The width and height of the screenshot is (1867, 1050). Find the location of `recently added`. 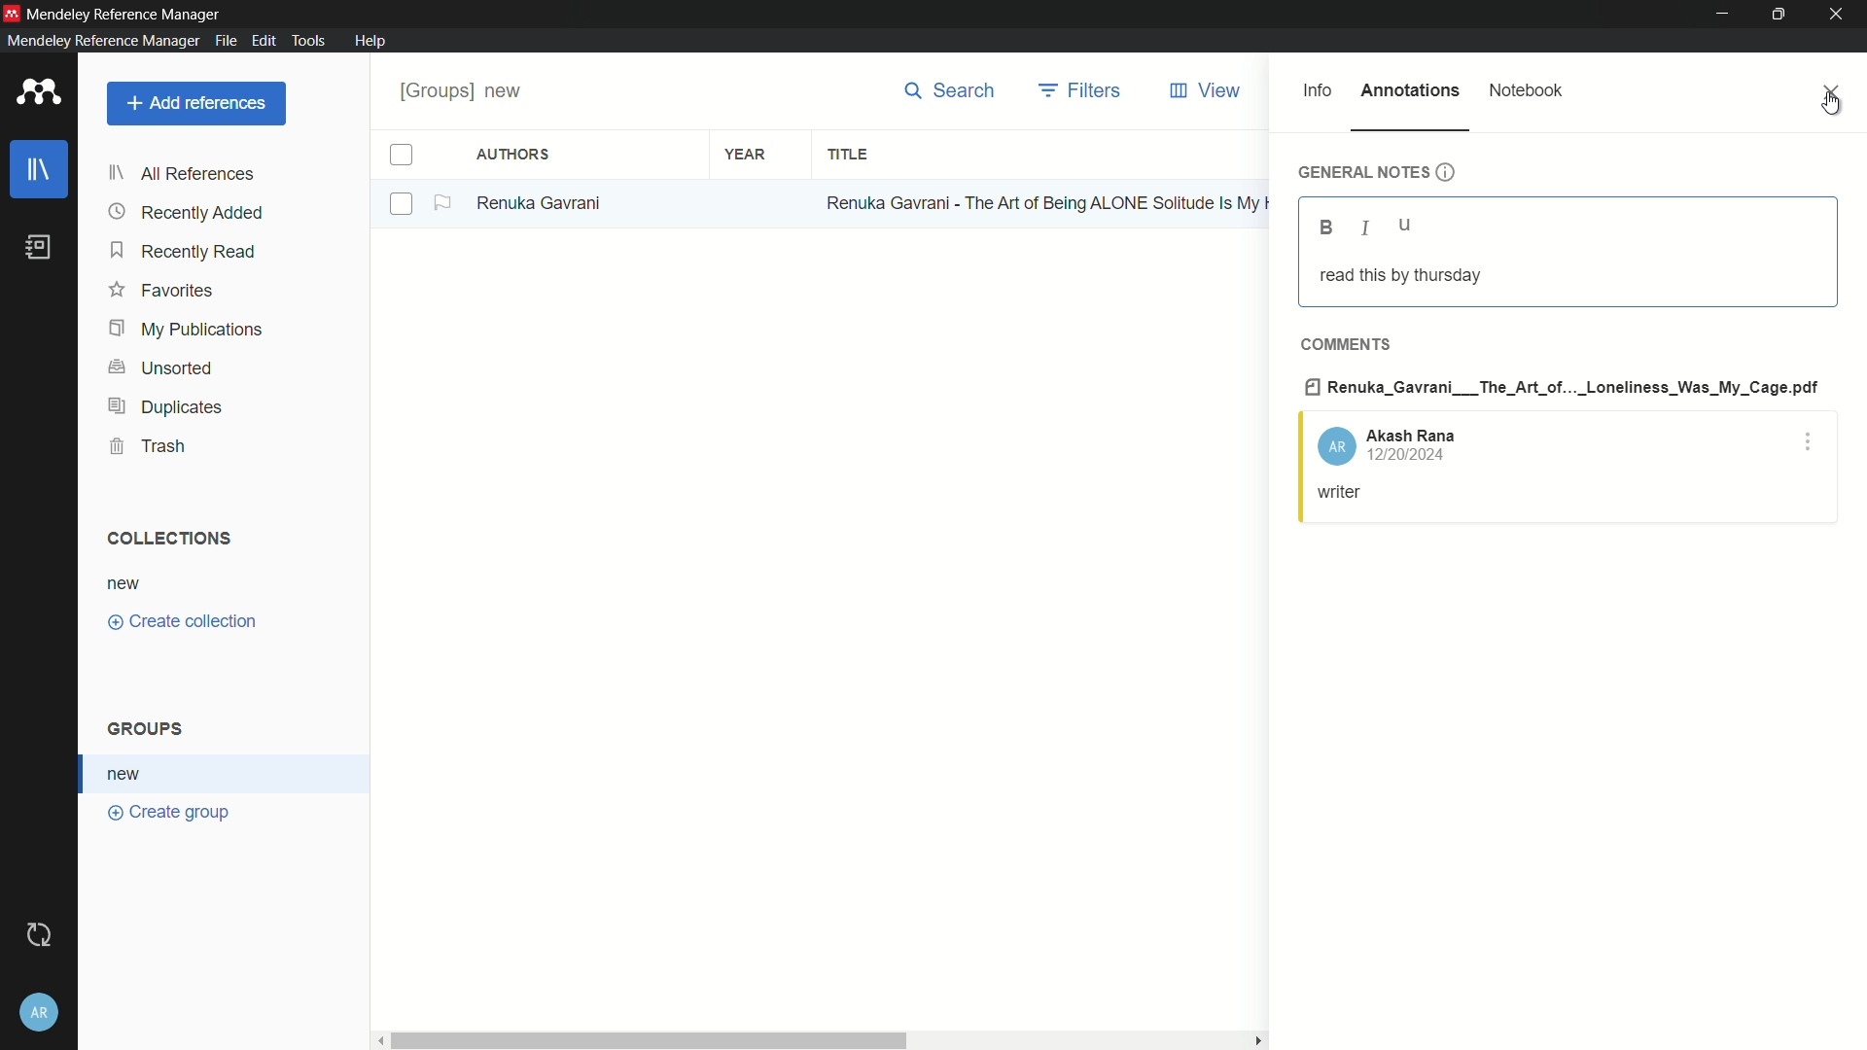

recently added is located at coordinates (187, 213).